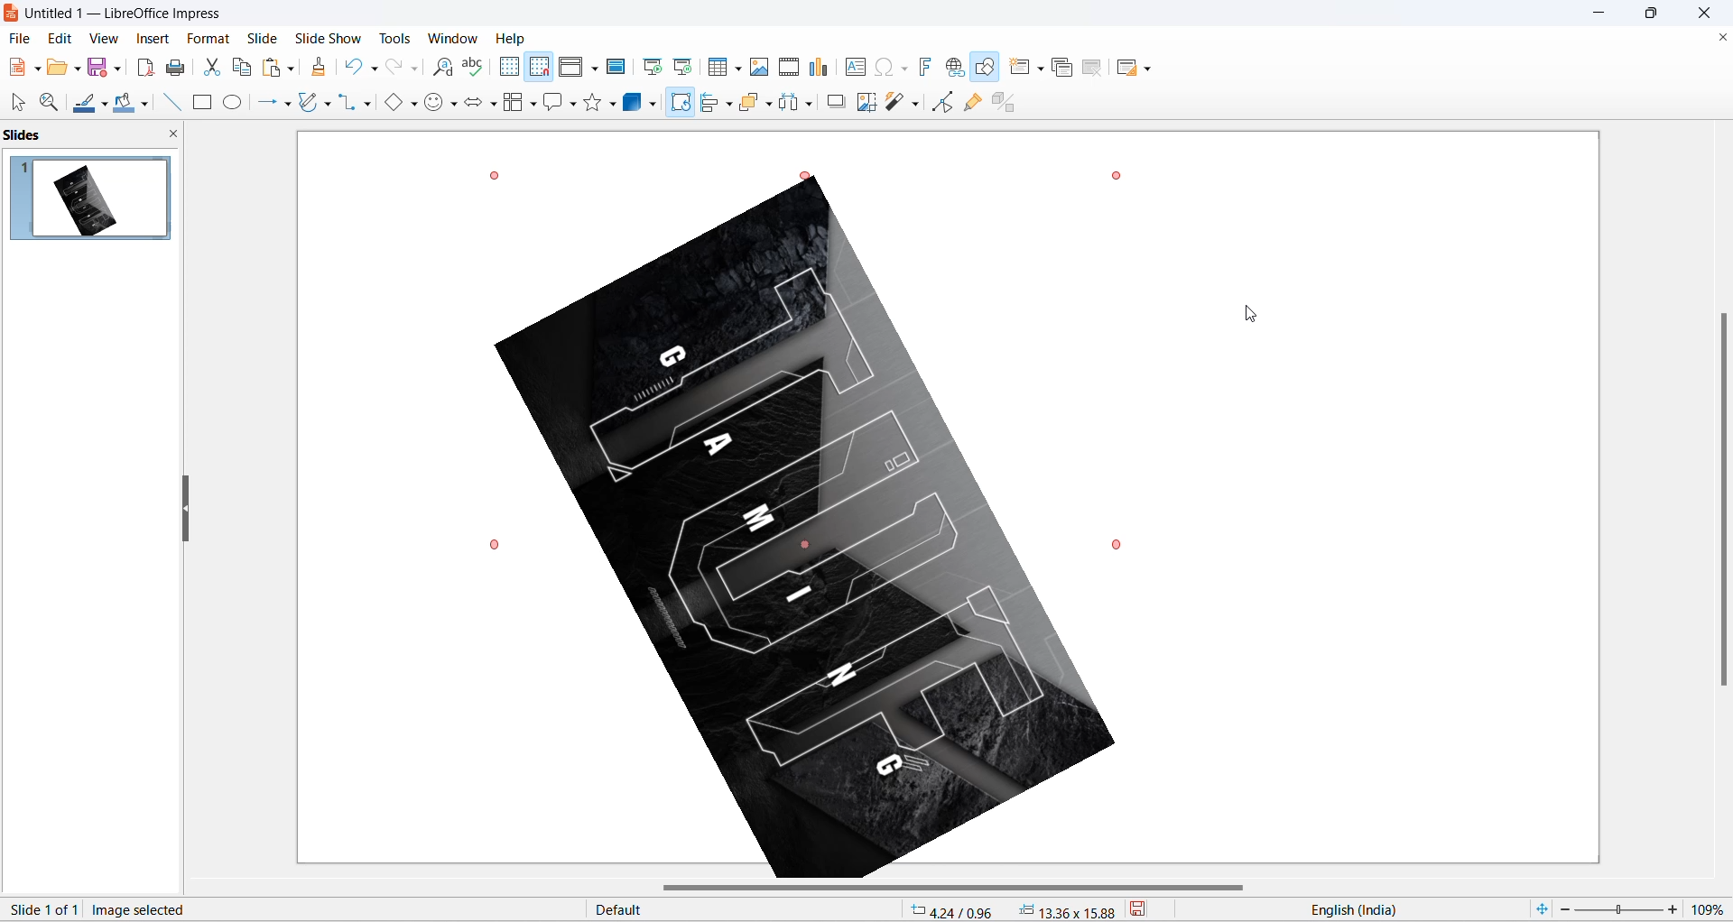  What do you see at coordinates (595, 69) in the screenshot?
I see `display views option` at bounding box center [595, 69].